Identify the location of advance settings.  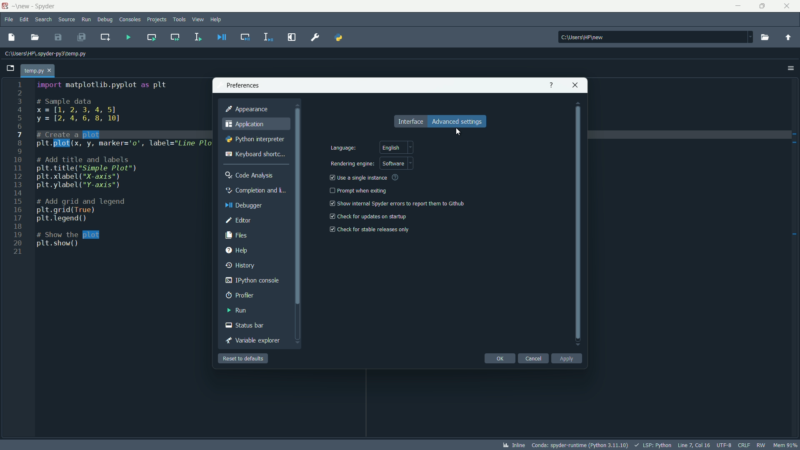
(457, 122).